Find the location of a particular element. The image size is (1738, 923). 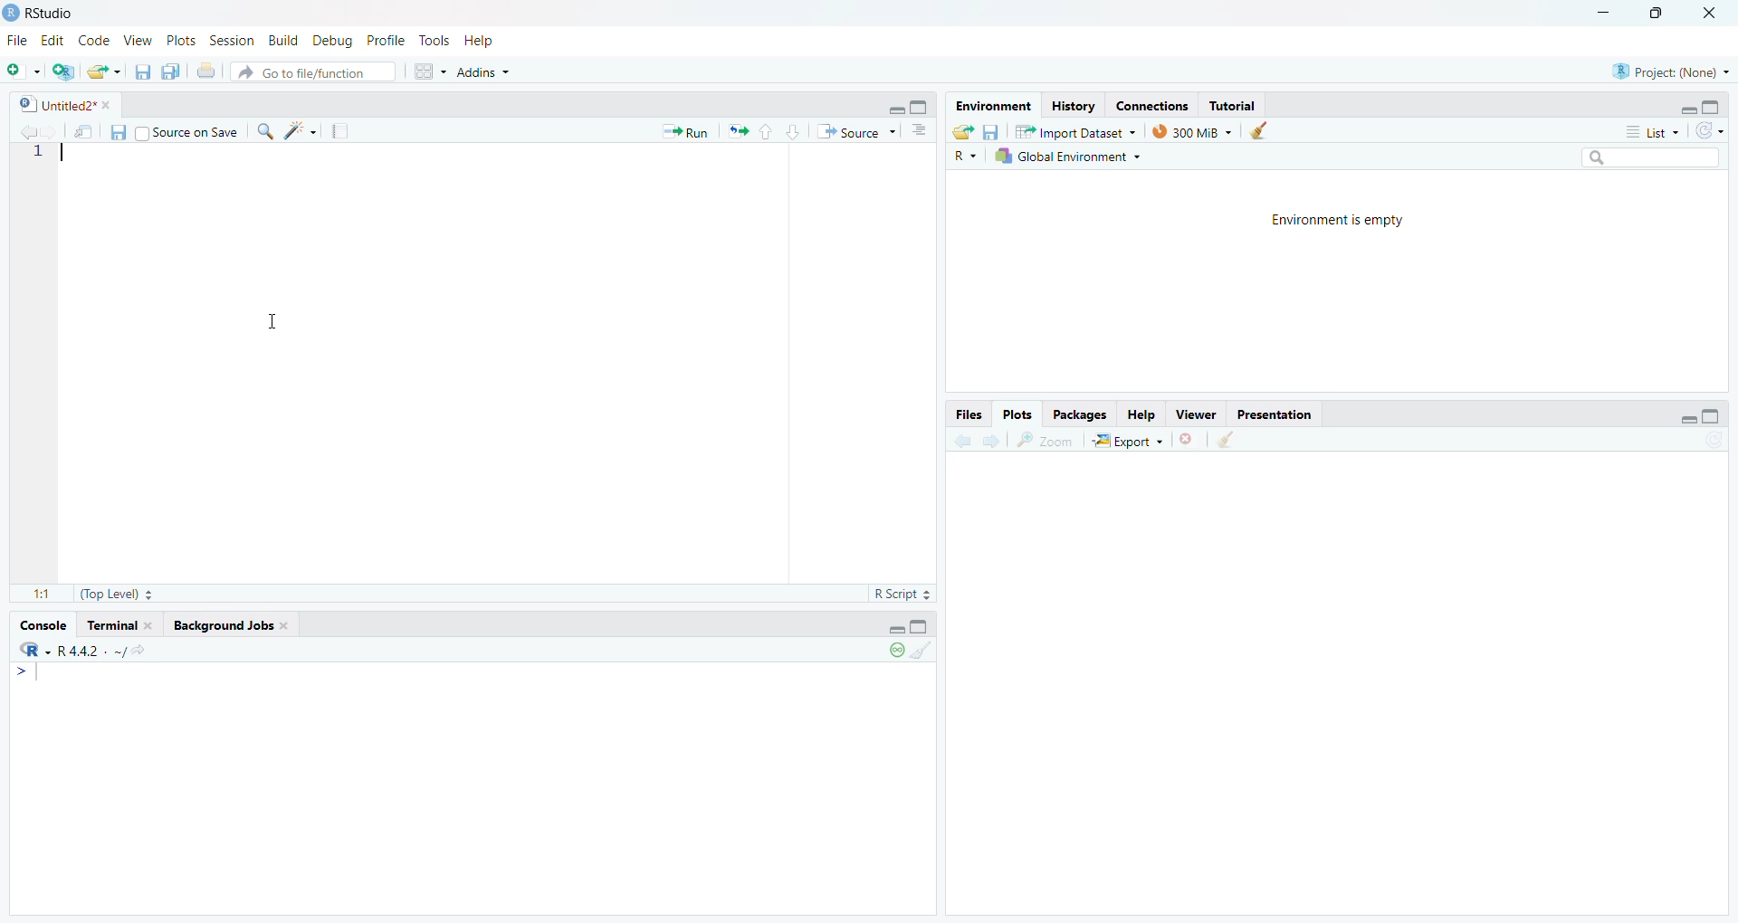

go back to the next source location is located at coordinates (50, 132).